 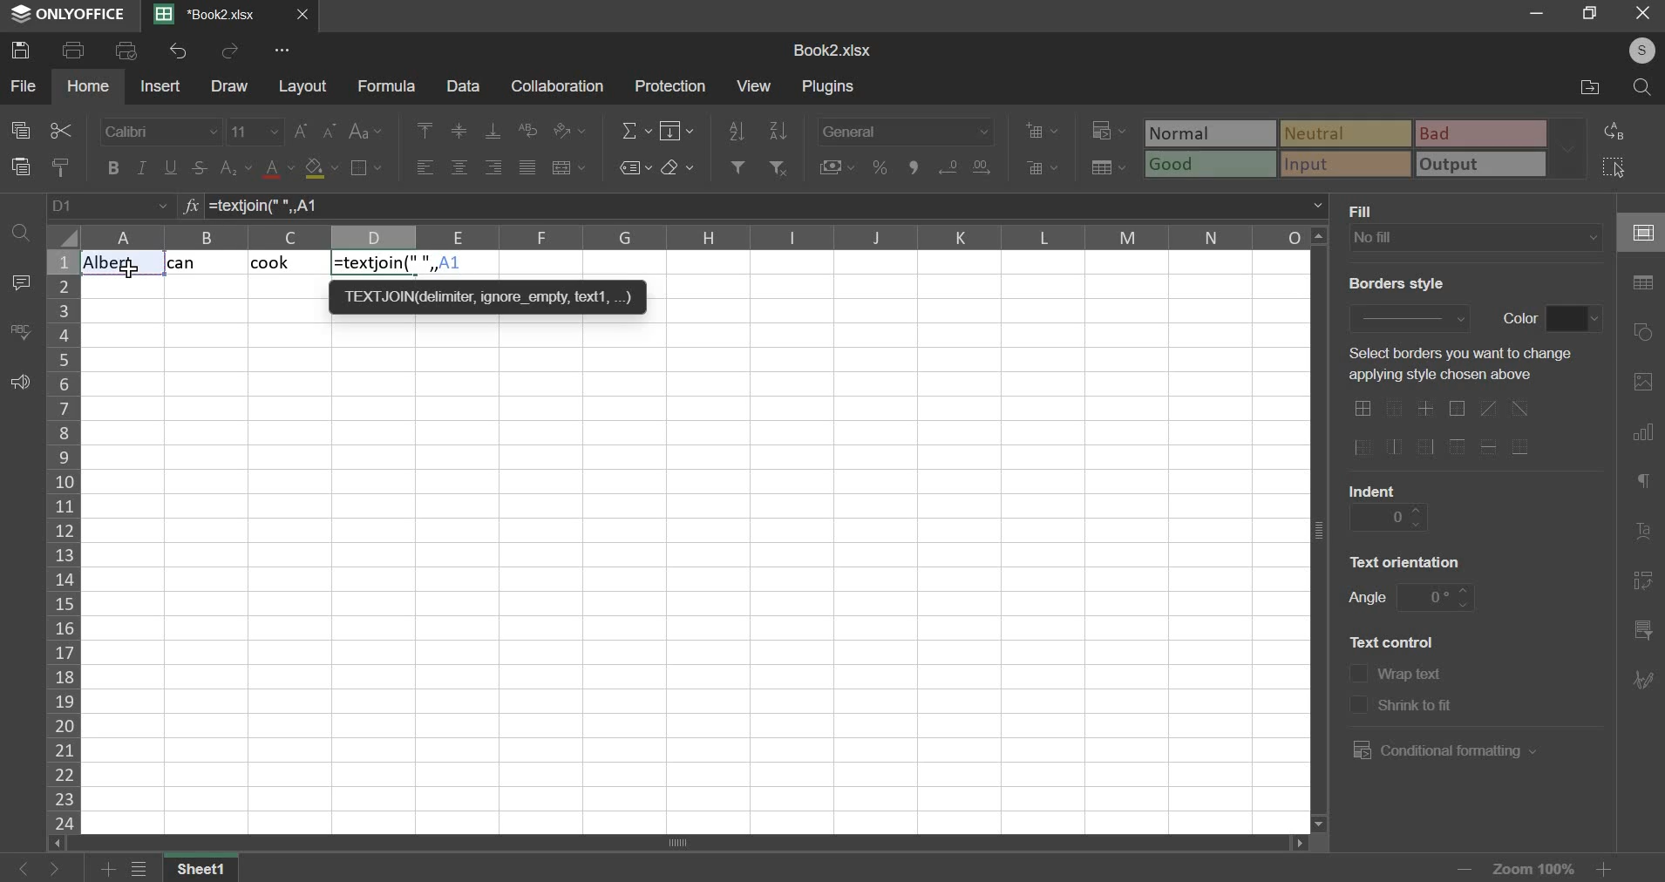 I want to click on subscript & superscript, so click(x=235, y=166).